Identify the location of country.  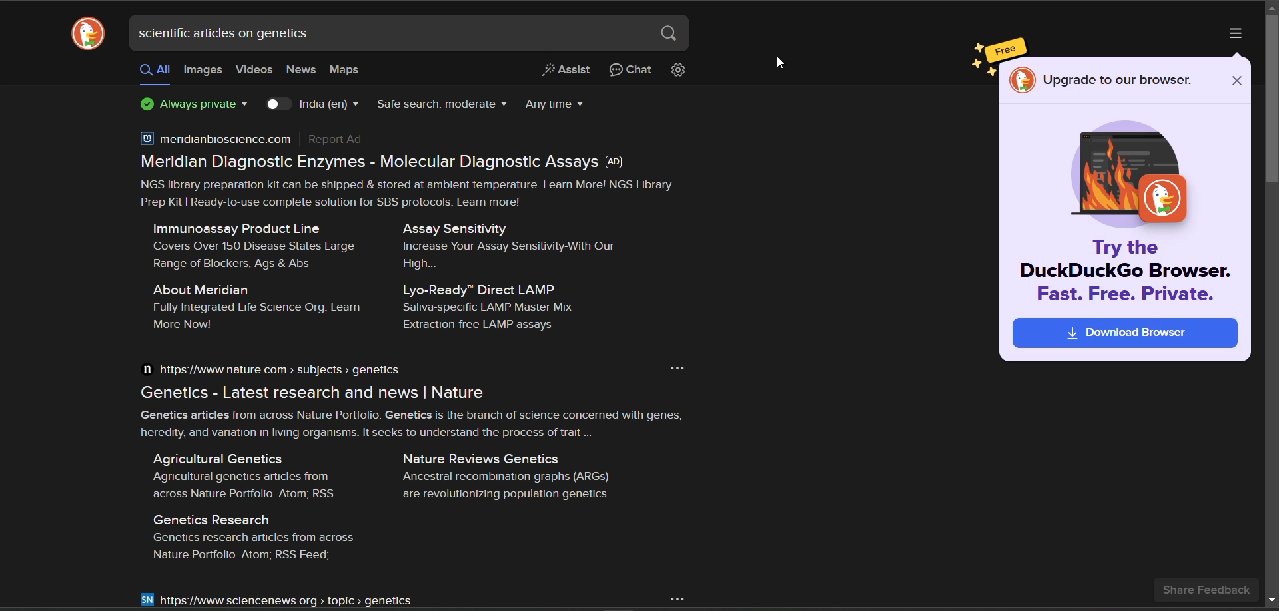
(330, 104).